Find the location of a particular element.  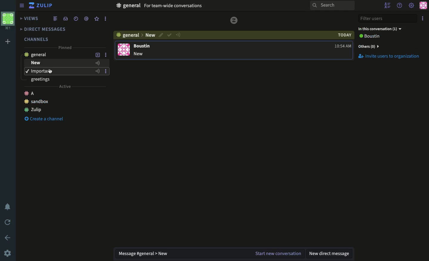

Zulip is located at coordinates (54, 110).